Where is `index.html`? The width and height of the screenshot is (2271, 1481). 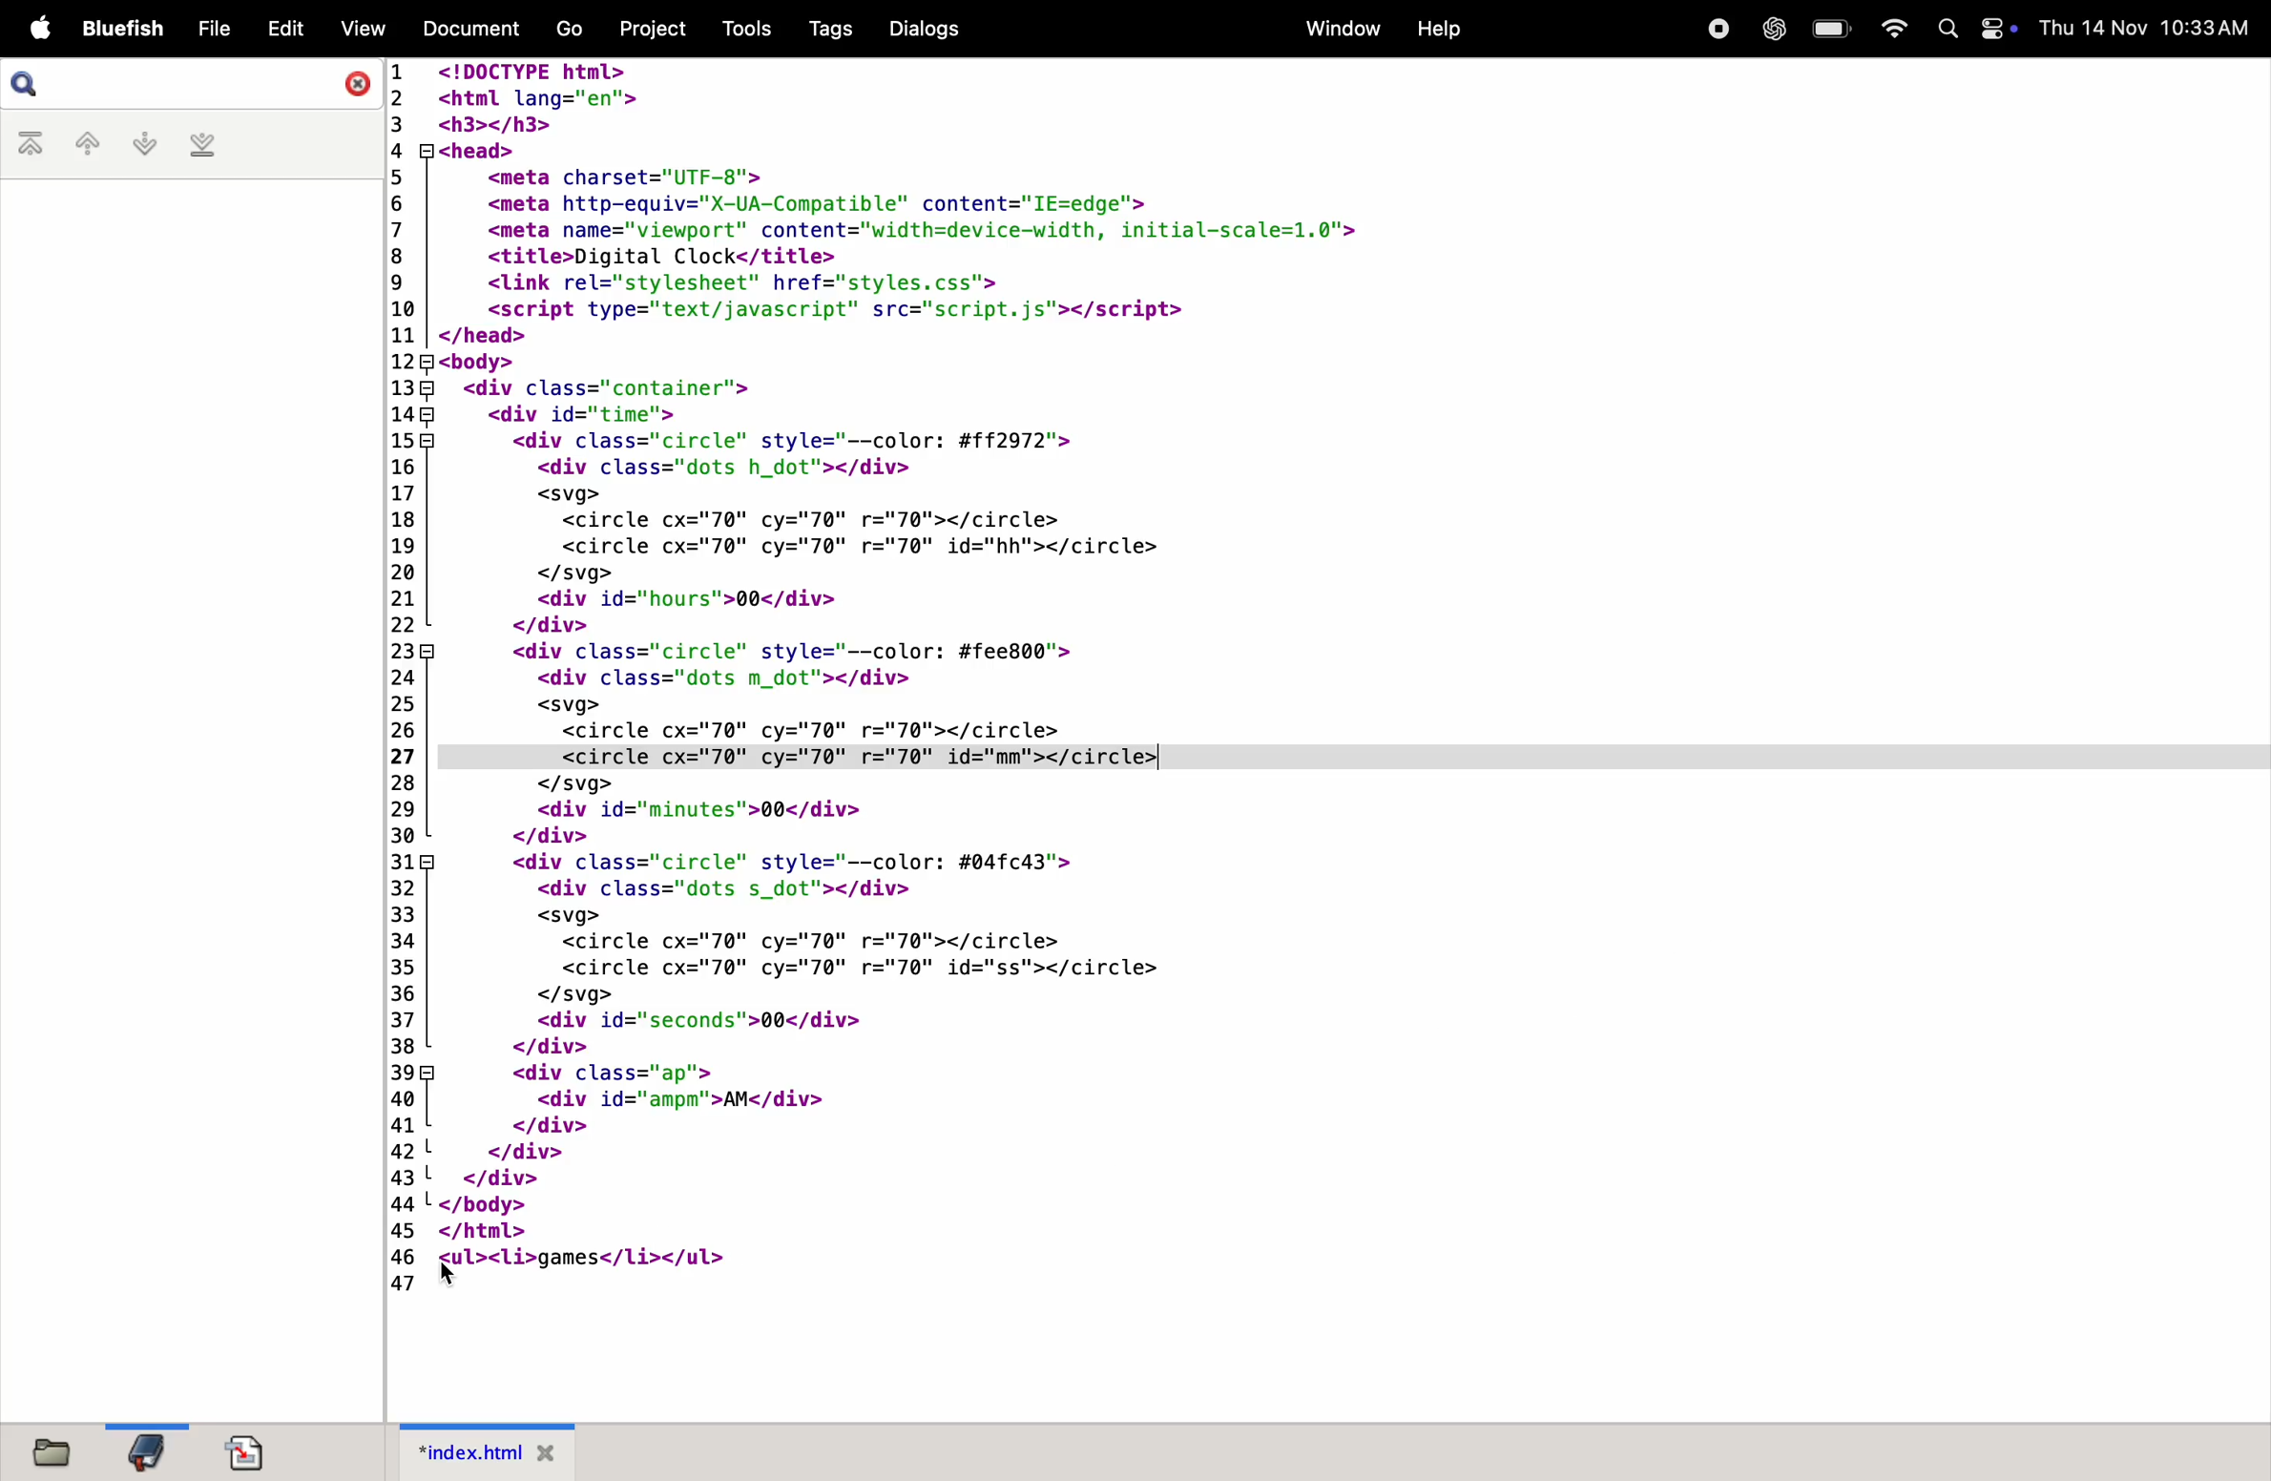 index.html is located at coordinates (488, 1451).